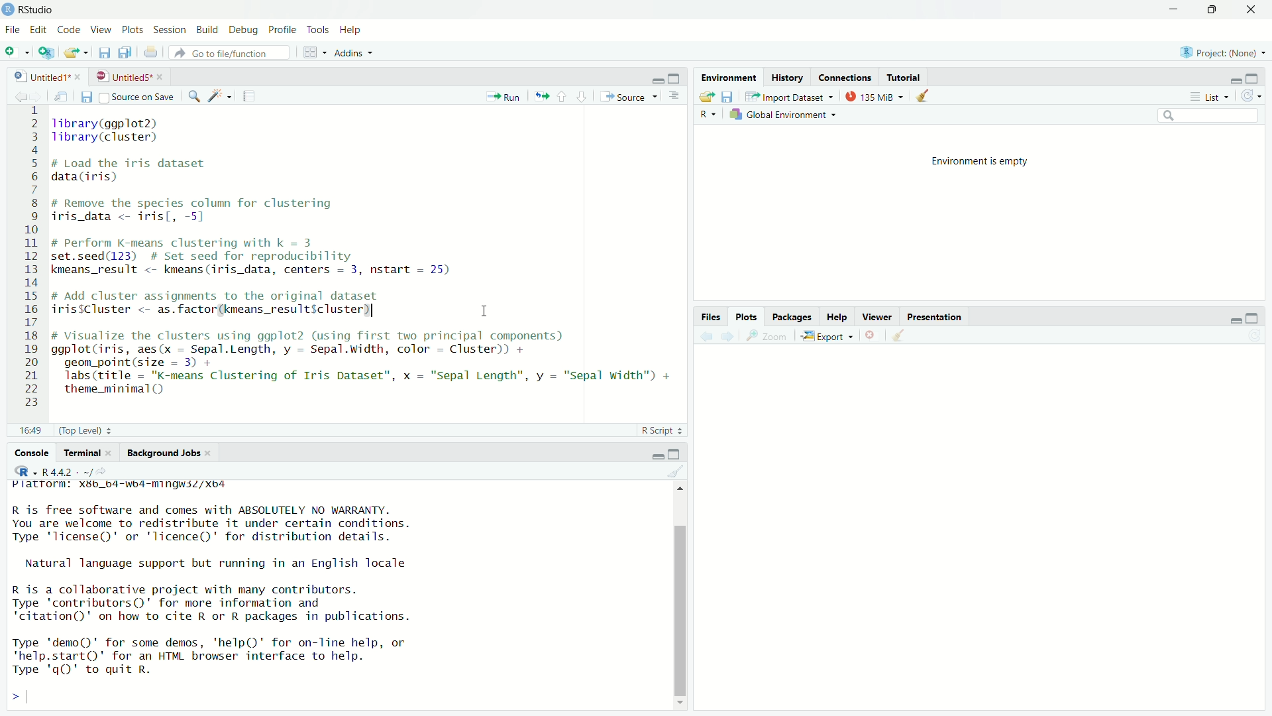 Image resolution: width=1272 pixels, height=716 pixels. I want to click on close, so click(215, 453).